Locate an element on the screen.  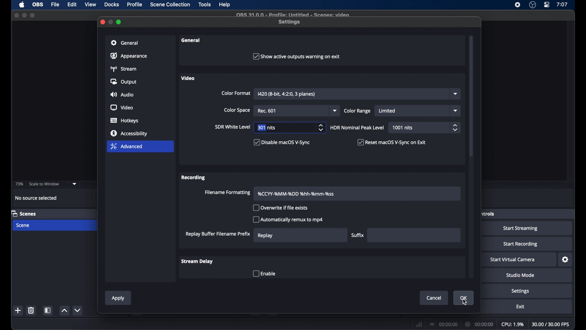
cancel is located at coordinates (434, 298).